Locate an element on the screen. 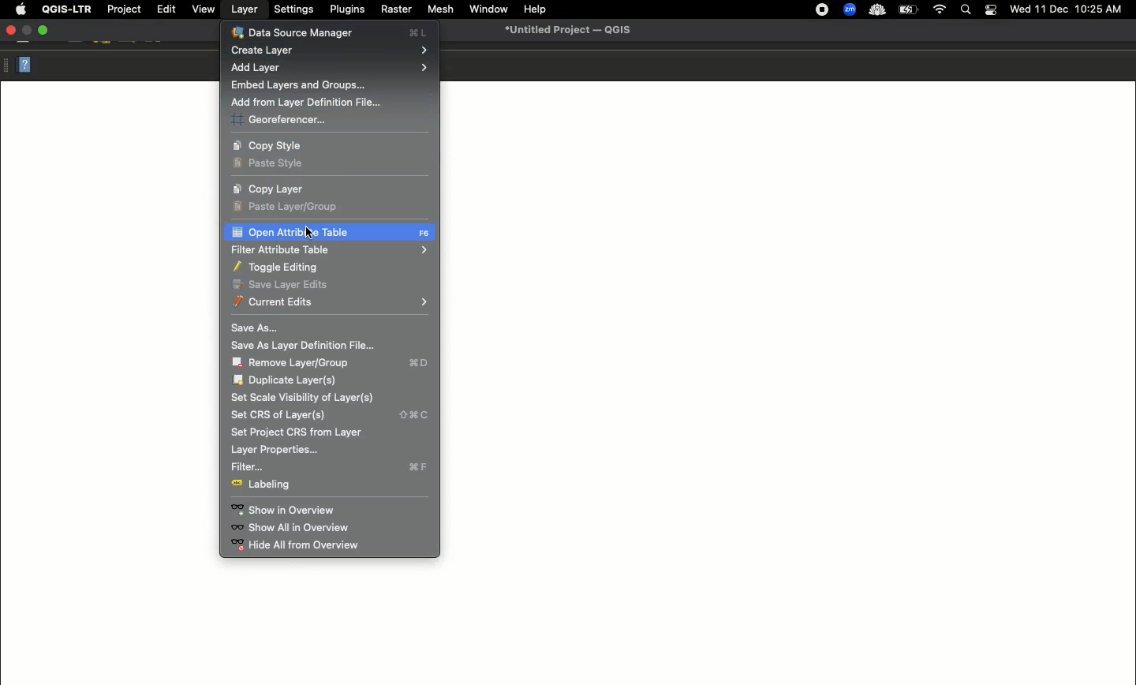 The image size is (1136, 685). Filter is located at coordinates (331, 468).